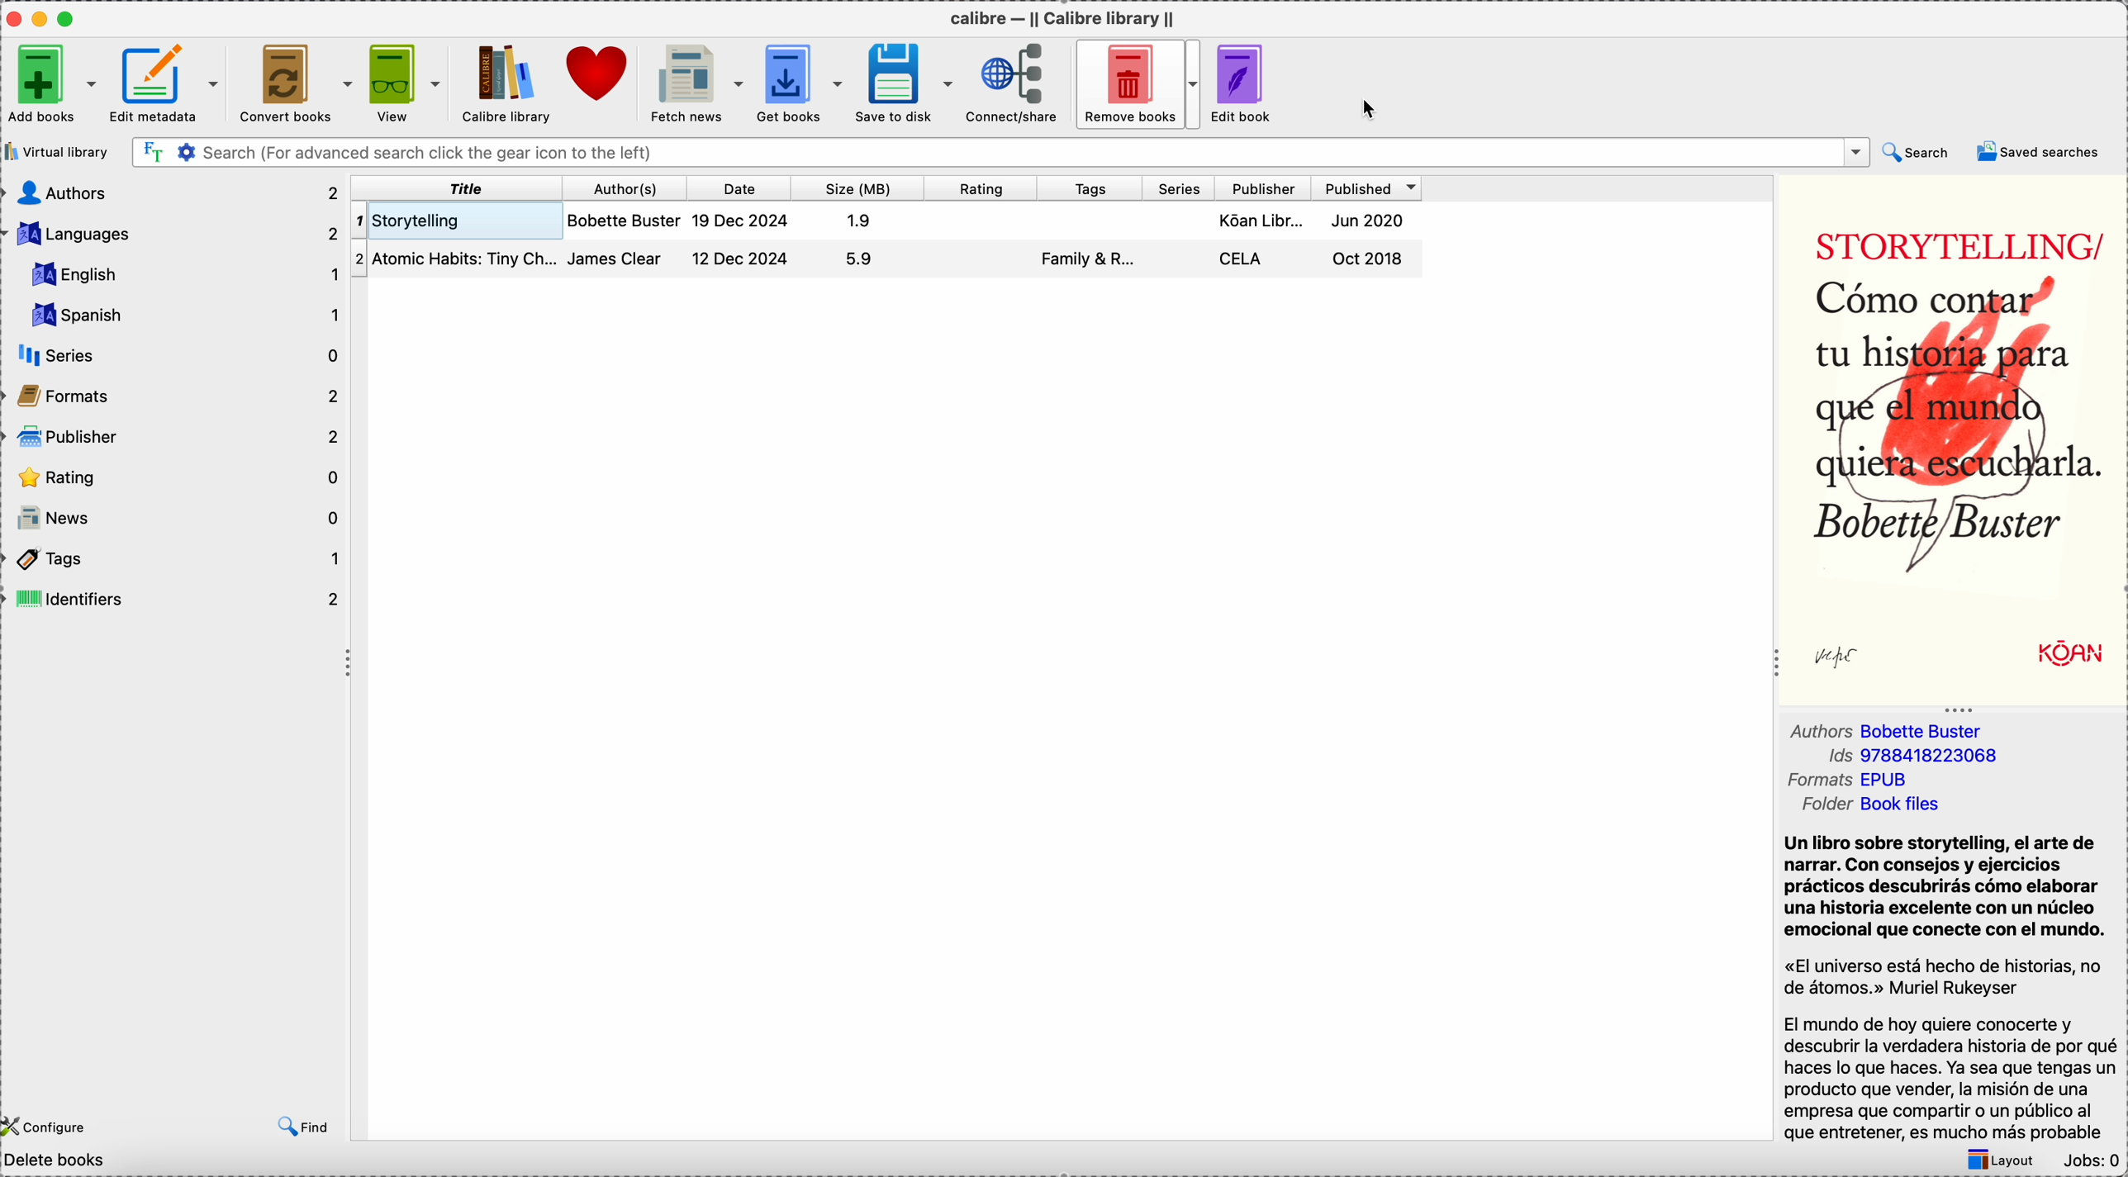 This screenshot has height=1177, width=2128. I want to click on publisher, so click(177, 435).